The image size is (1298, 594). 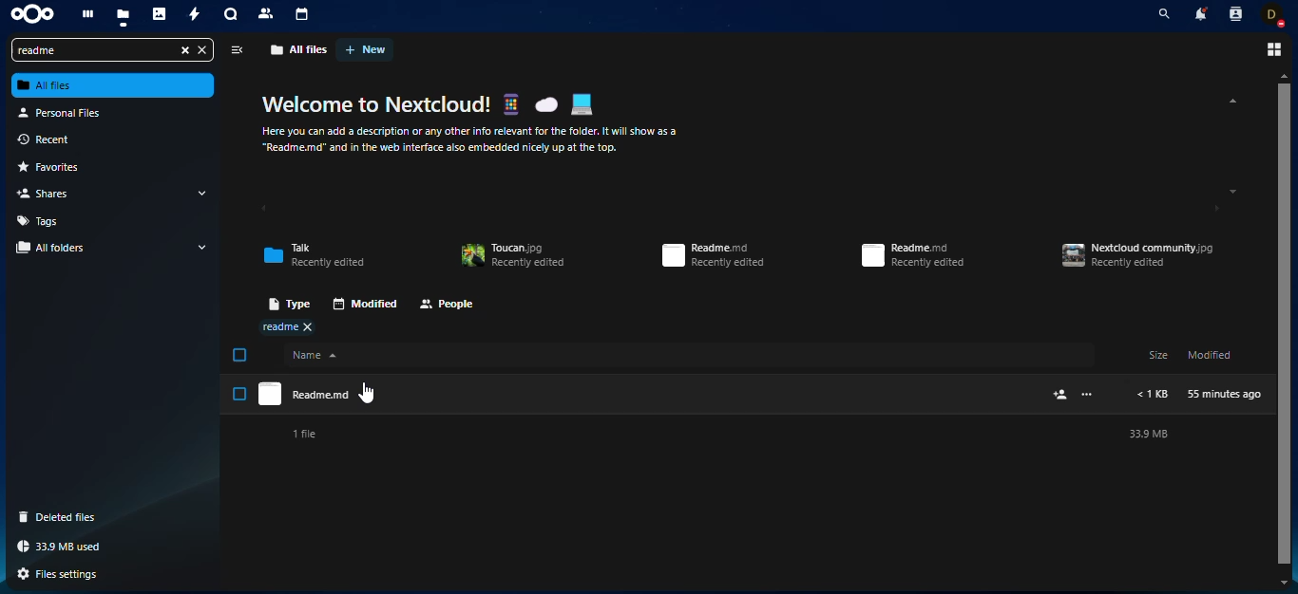 What do you see at coordinates (42, 220) in the screenshot?
I see `tags` at bounding box center [42, 220].